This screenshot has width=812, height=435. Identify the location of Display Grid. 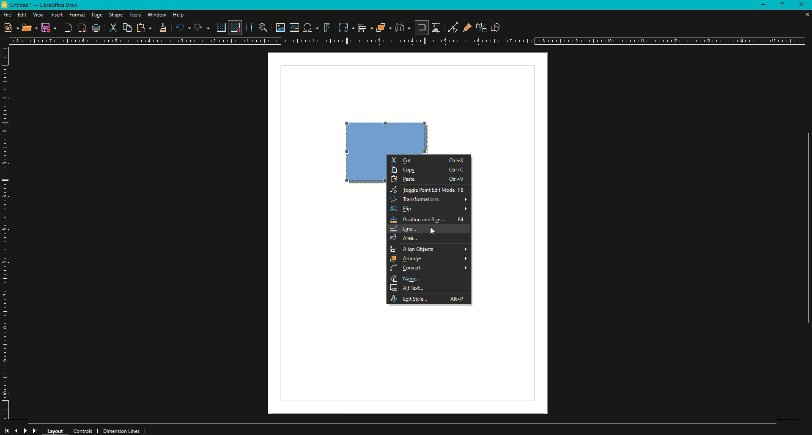
(219, 27).